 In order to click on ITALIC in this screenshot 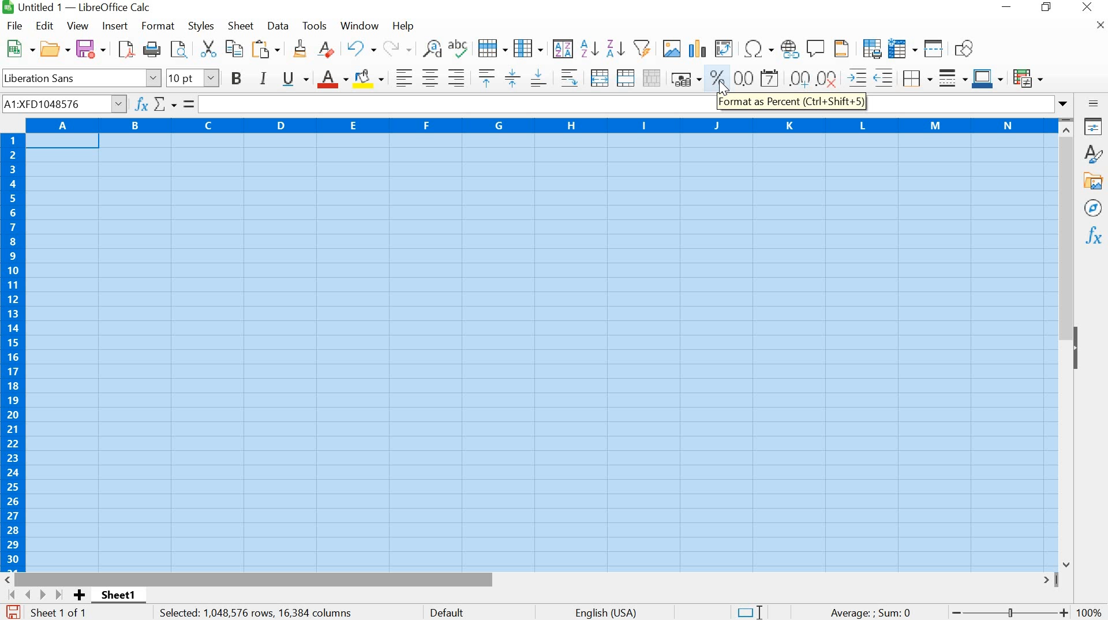, I will do `click(263, 79)`.